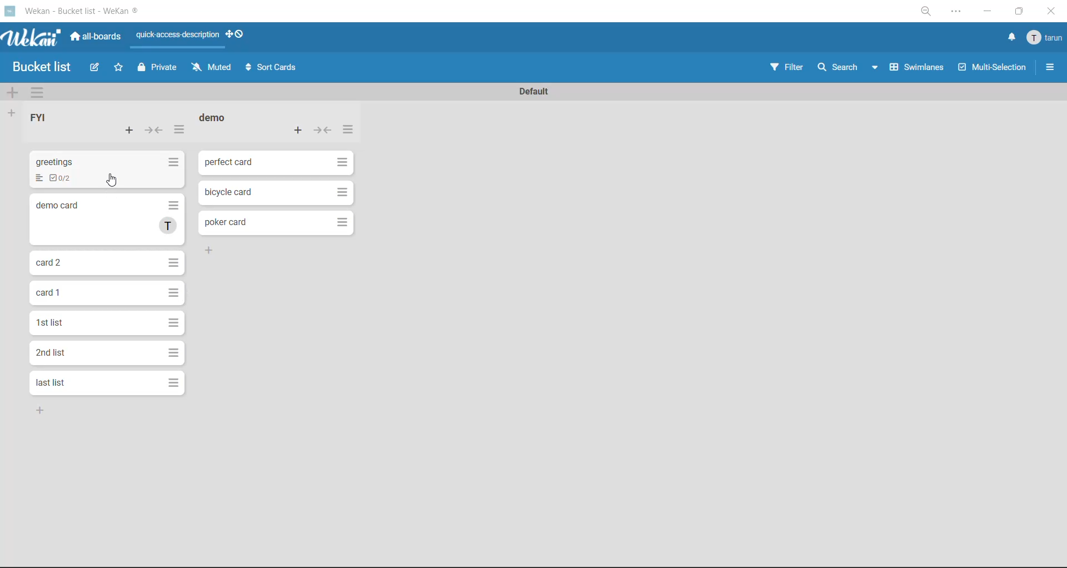  Describe the element at coordinates (276, 163) in the screenshot. I see `card 1` at that location.